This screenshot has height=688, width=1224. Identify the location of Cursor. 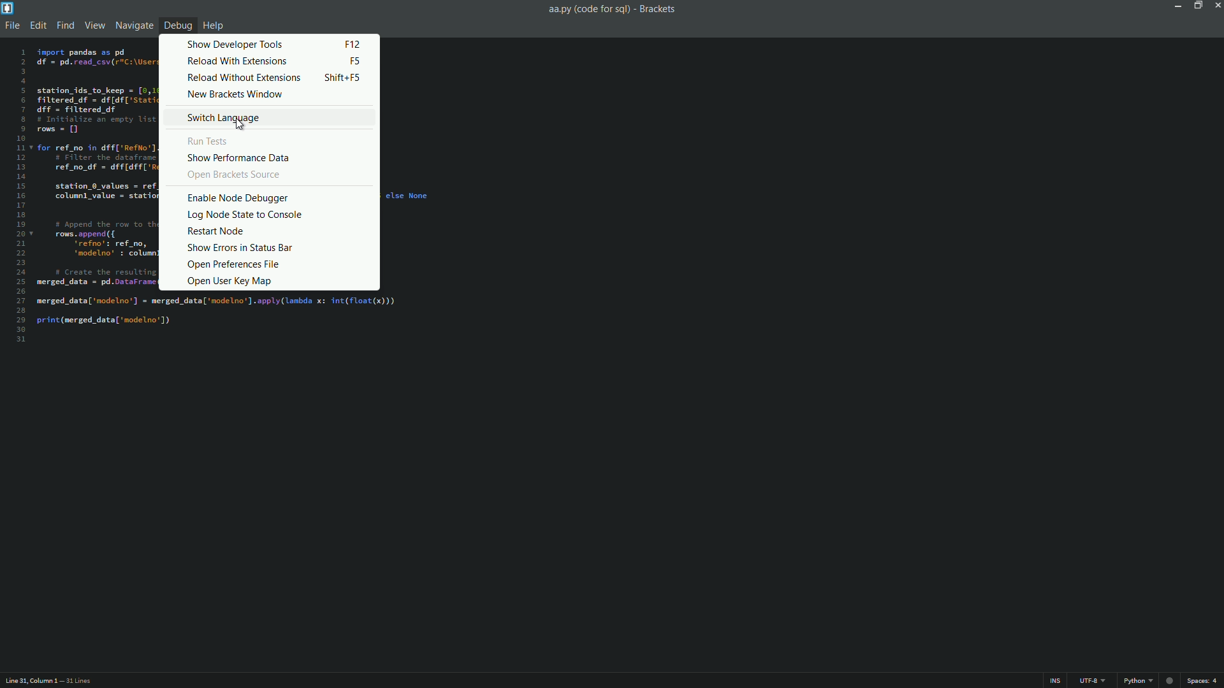
(242, 125).